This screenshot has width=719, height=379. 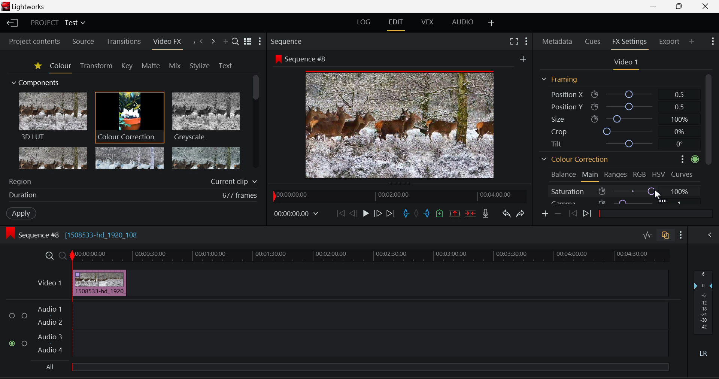 What do you see at coordinates (151, 66) in the screenshot?
I see `Matte` at bounding box center [151, 66].